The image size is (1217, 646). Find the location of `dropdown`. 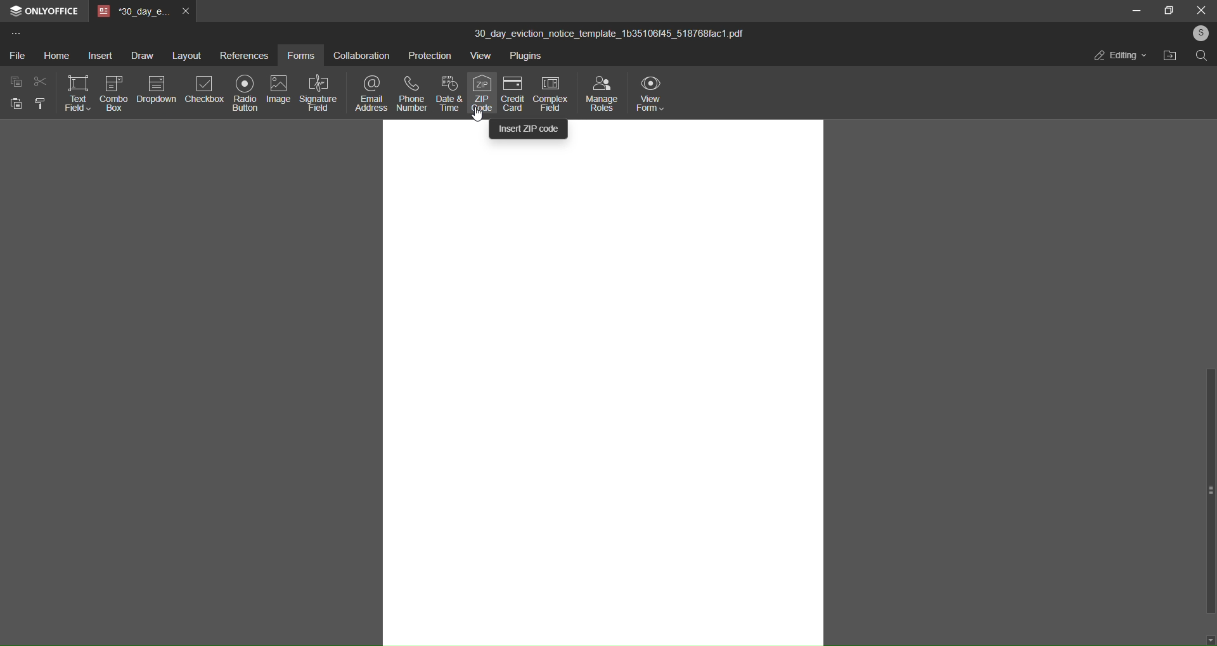

dropdown is located at coordinates (158, 89).